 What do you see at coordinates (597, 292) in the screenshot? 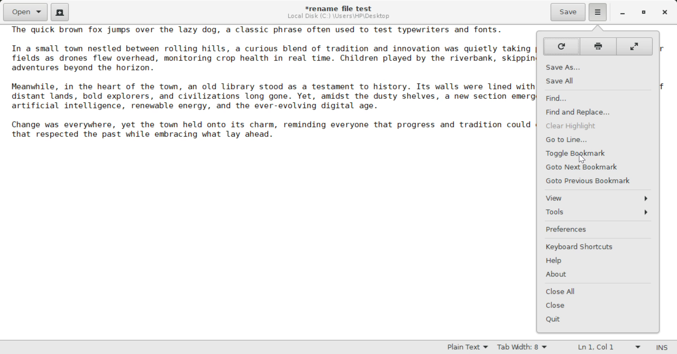
I see `Close All` at bounding box center [597, 292].